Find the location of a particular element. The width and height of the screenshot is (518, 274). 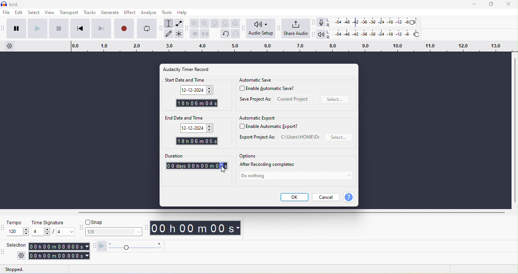

analyze is located at coordinates (149, 13).